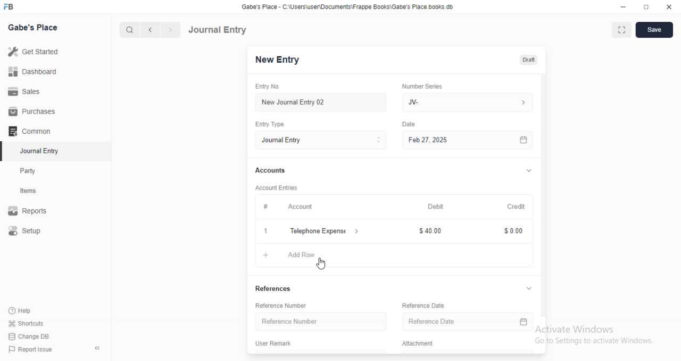 This screenshot has height=361, width=681. I want to click on 40.00, so click(429, 231).